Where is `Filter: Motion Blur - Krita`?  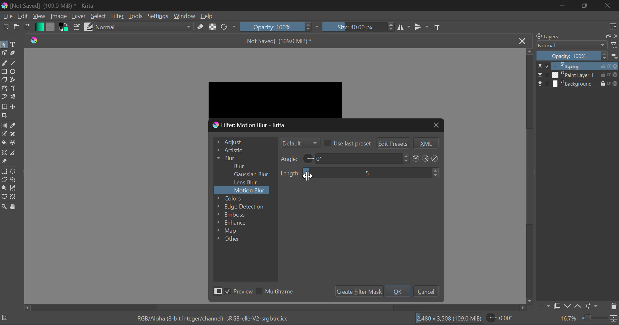
Filter: Motion Blur - Krita is located at coordinates (250, 125).